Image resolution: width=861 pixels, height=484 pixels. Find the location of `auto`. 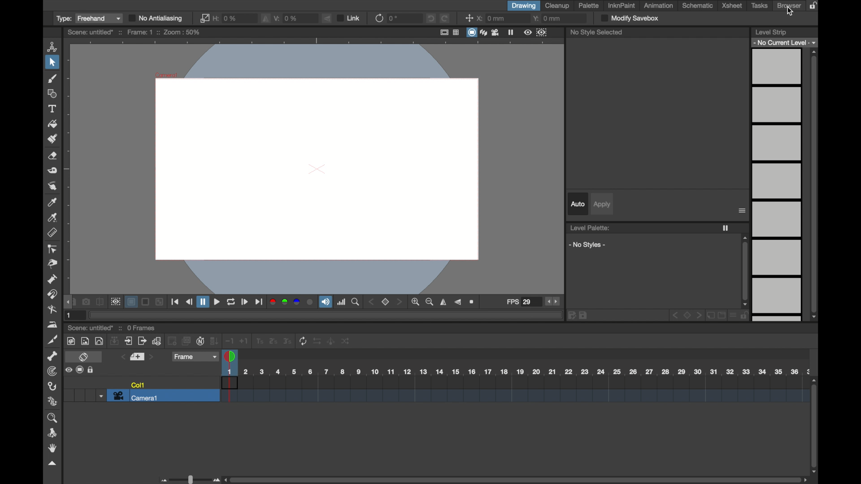

auto is located at coordinates (577, 204).